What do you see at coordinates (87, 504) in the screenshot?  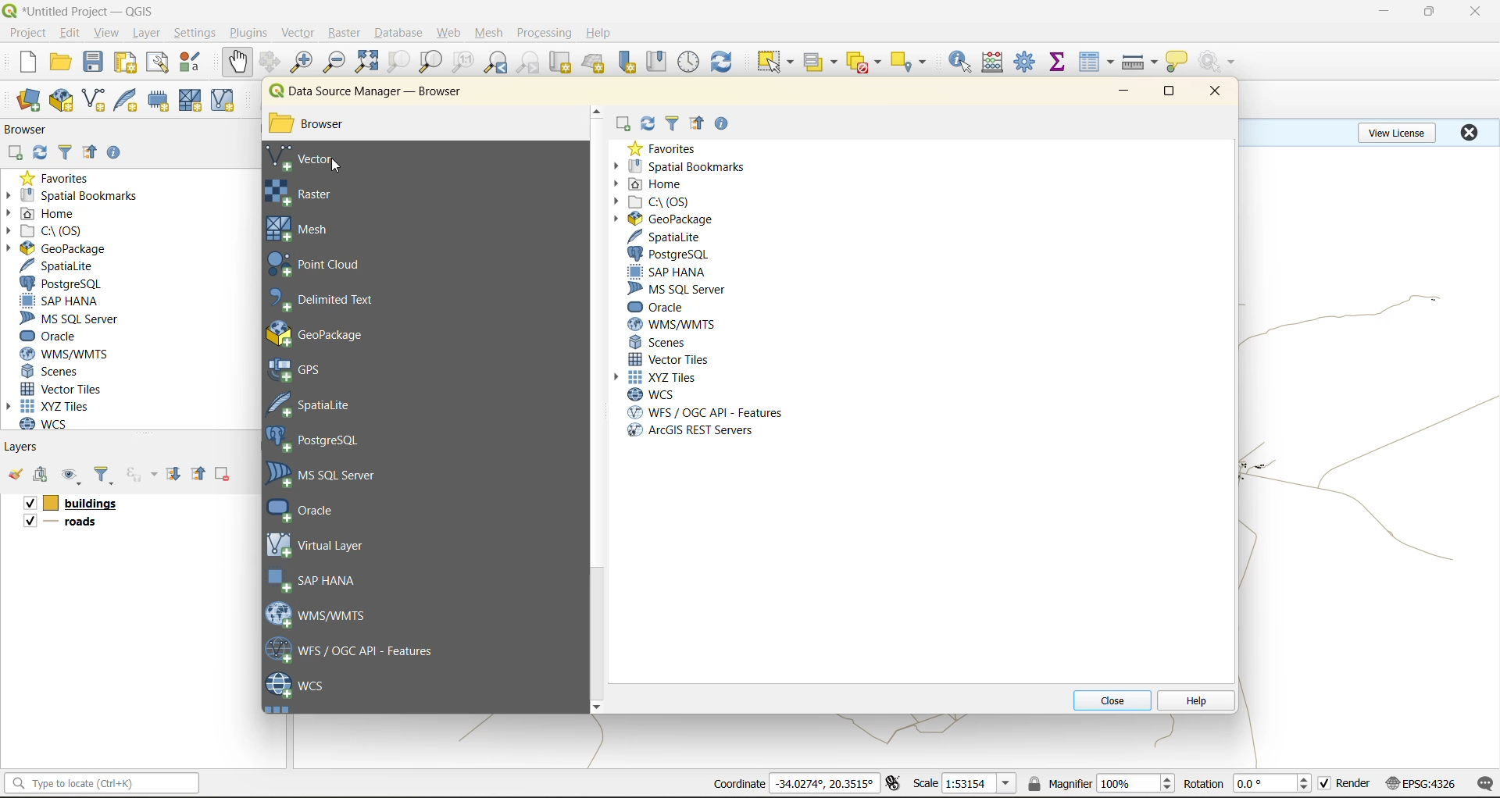 I see `layers` at bounding box center [87, 504].